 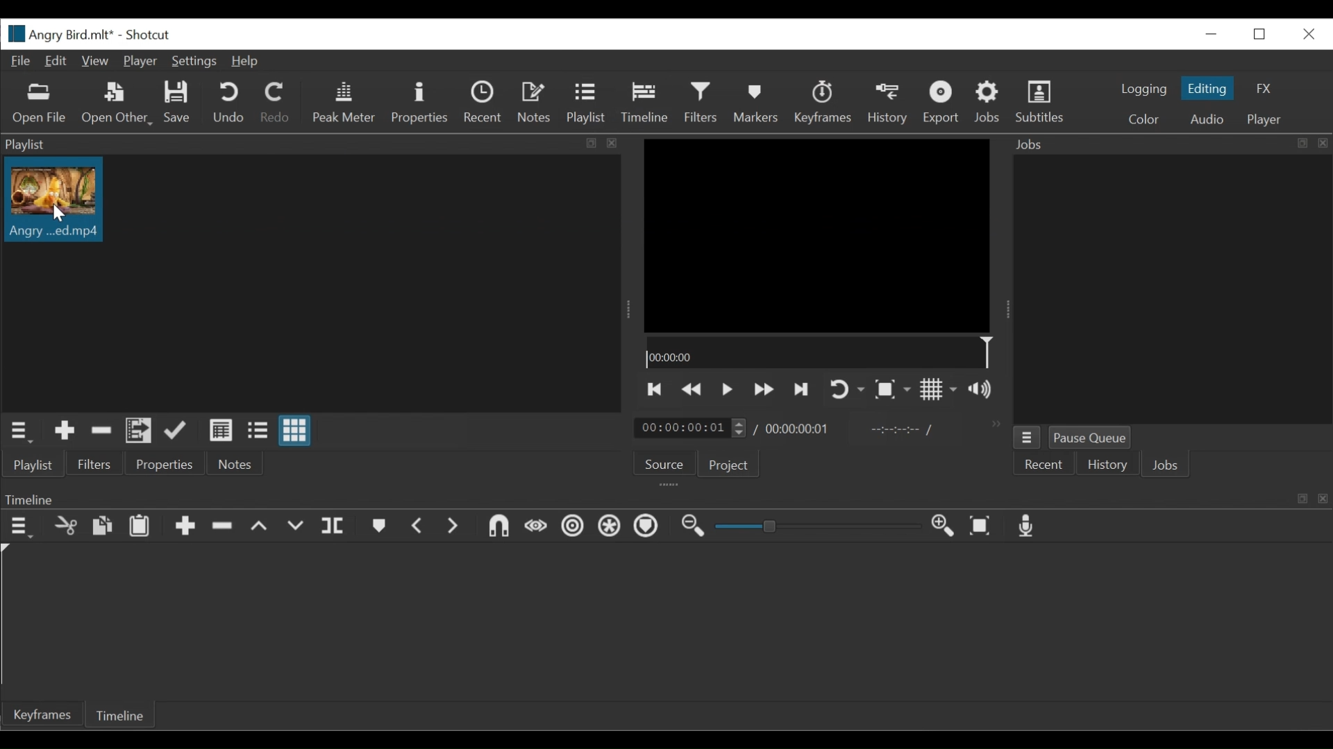 I want to click on Overwrite, so click(x=294, y=526).